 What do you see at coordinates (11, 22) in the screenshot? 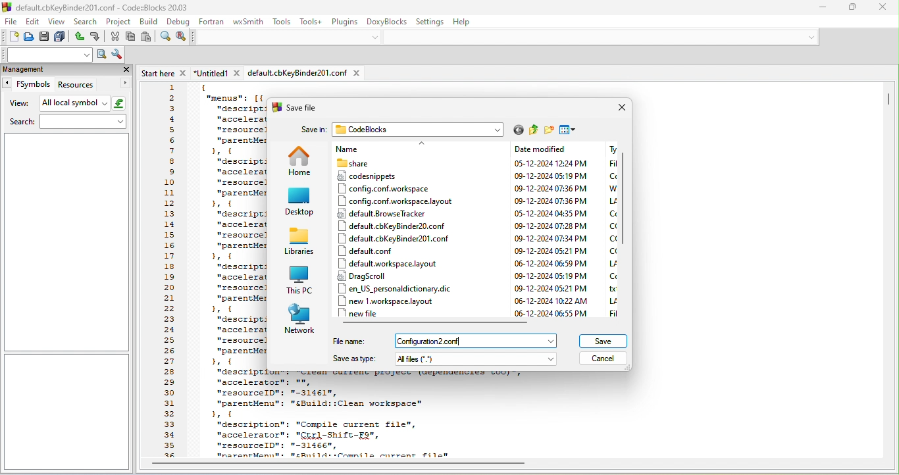
I see `file` at bounding box center [11, 22].